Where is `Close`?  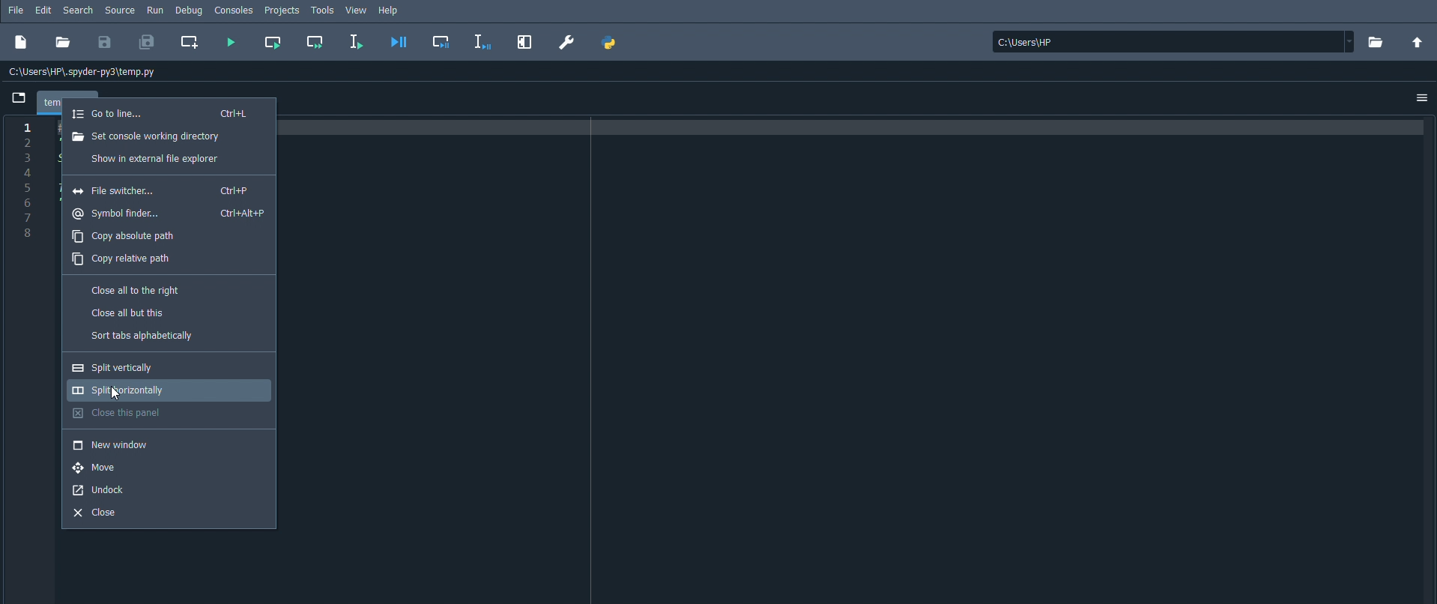
Close is located at coordinates (102, 513).